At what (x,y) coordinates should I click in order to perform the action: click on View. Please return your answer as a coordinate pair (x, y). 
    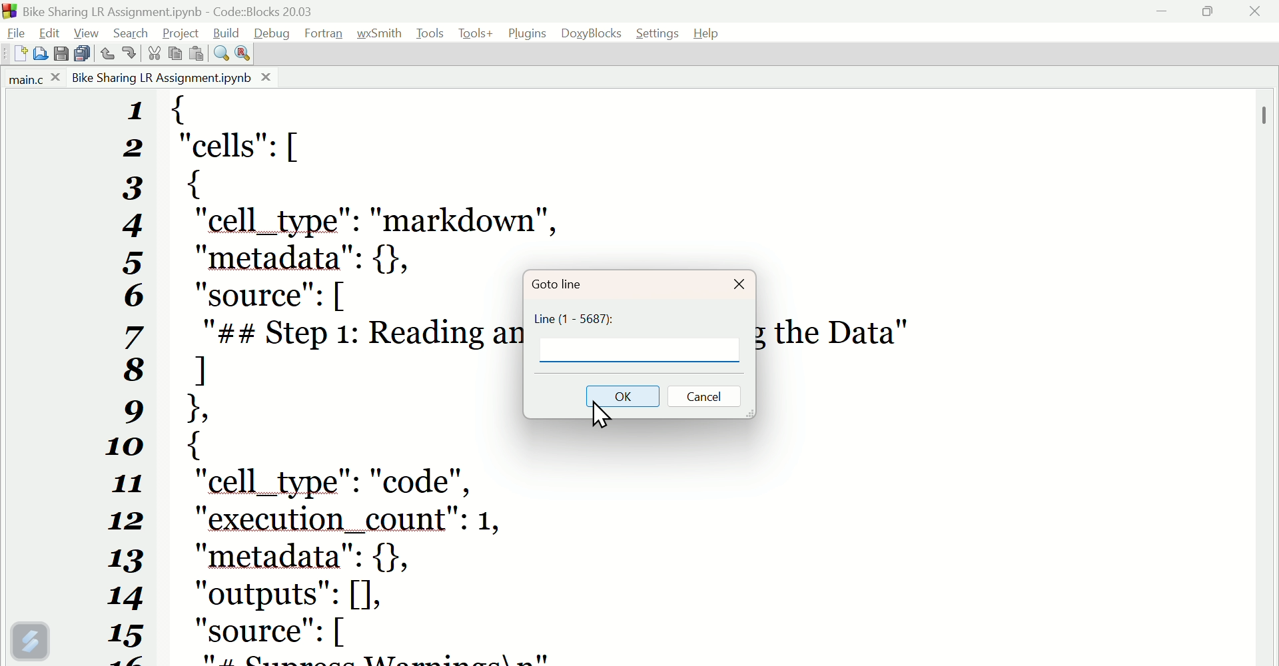
    Looking at the image, I should click on (89, 31).